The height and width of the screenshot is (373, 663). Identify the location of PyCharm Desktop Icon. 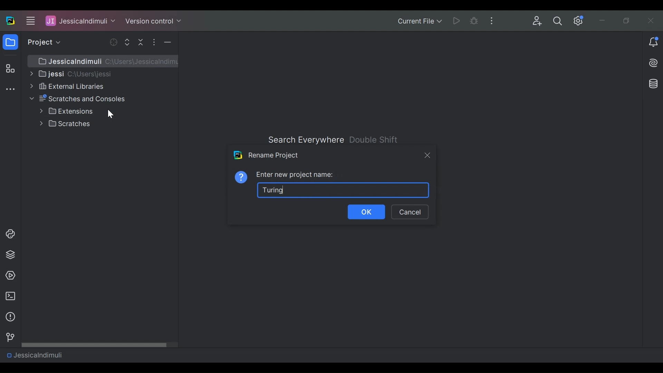
(11, 21).